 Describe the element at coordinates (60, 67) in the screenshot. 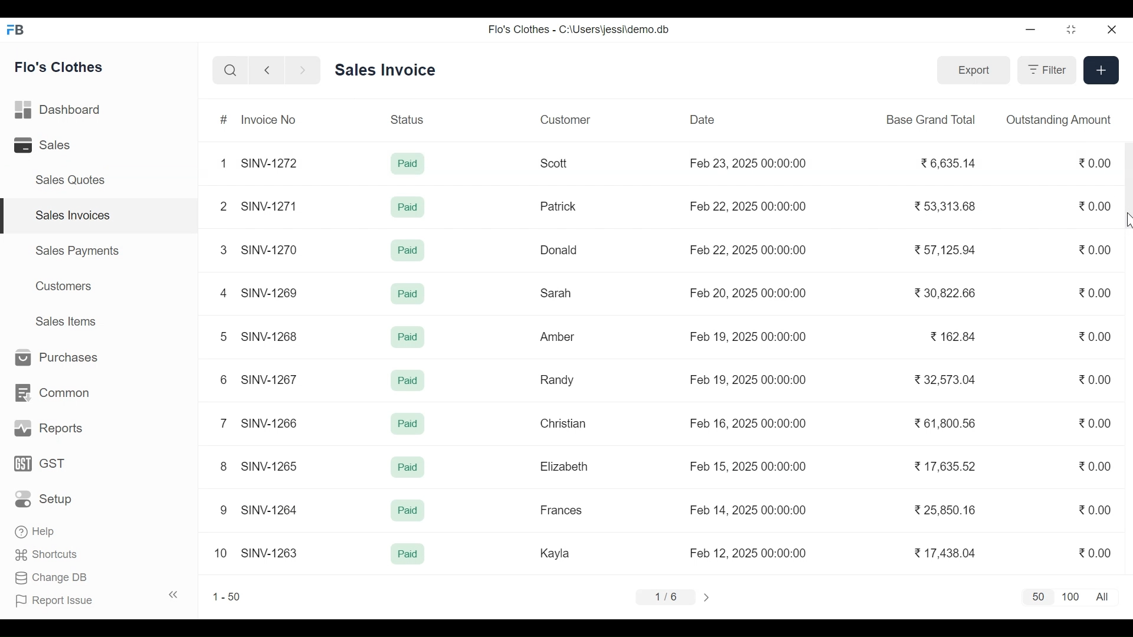

I see `Flo's Clothes` at that location.